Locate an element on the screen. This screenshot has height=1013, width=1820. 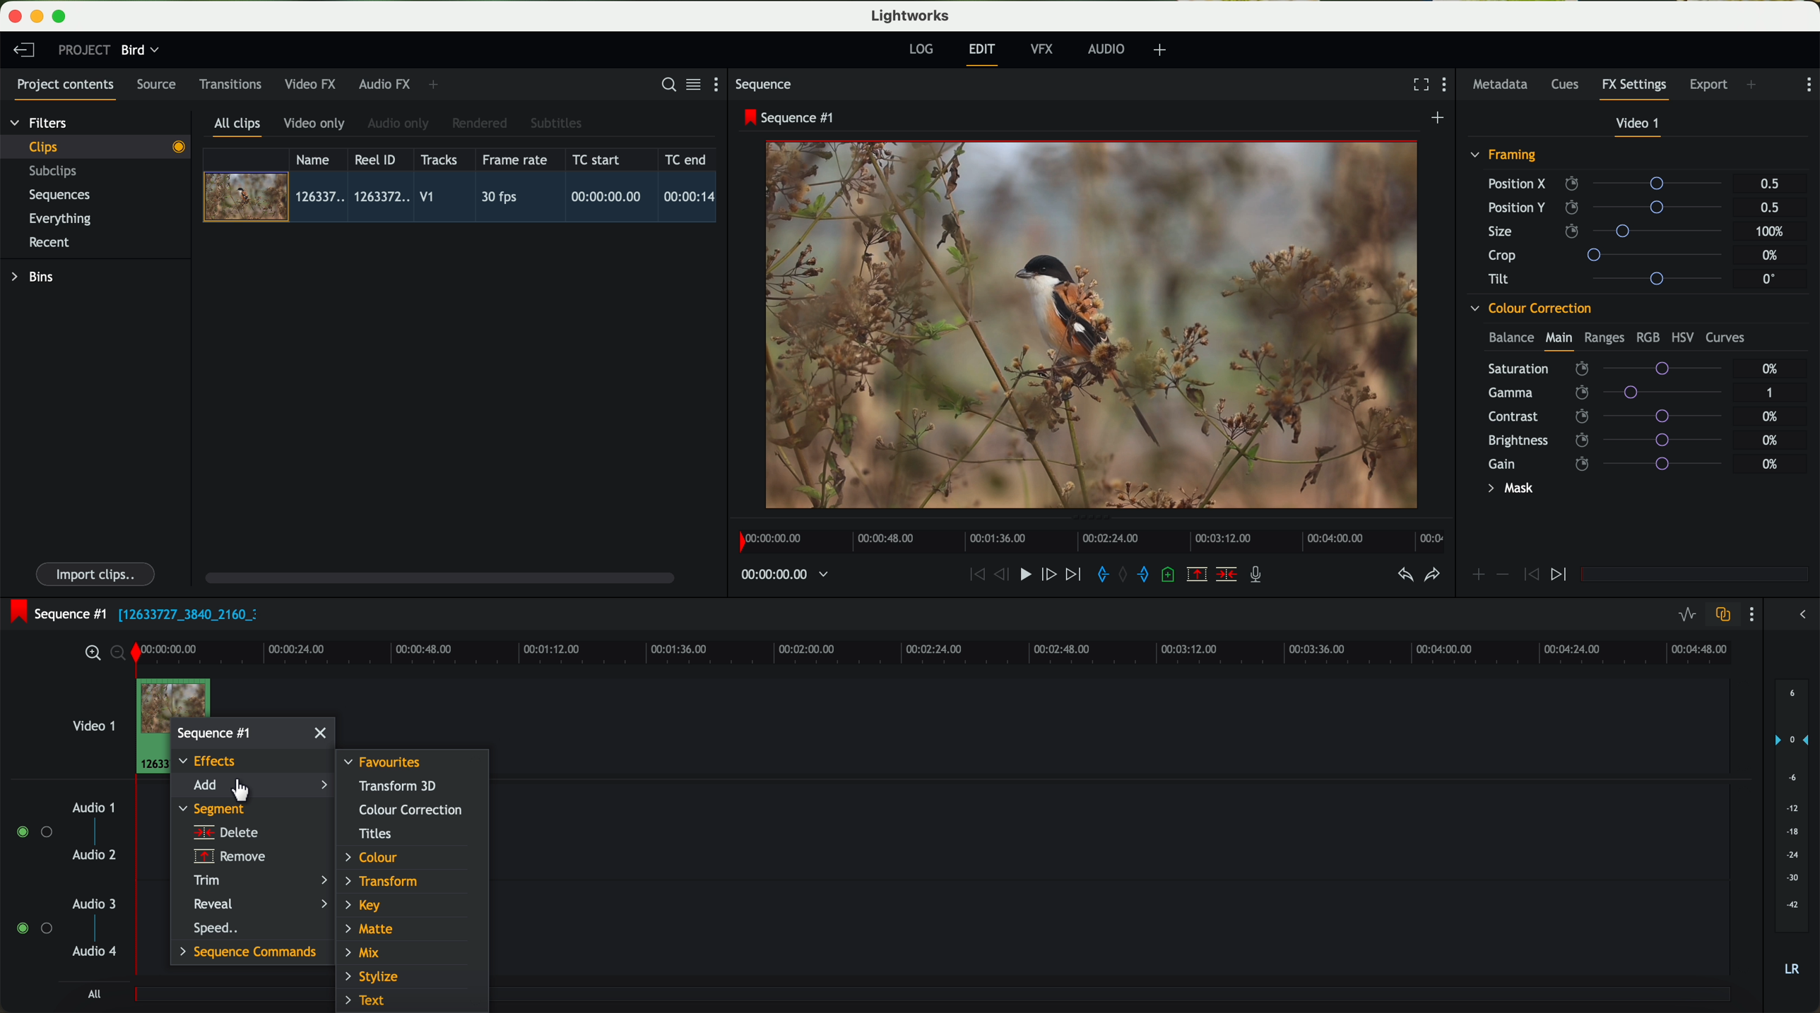
toggle audio levels editing is located at coordinates (1686, 616).